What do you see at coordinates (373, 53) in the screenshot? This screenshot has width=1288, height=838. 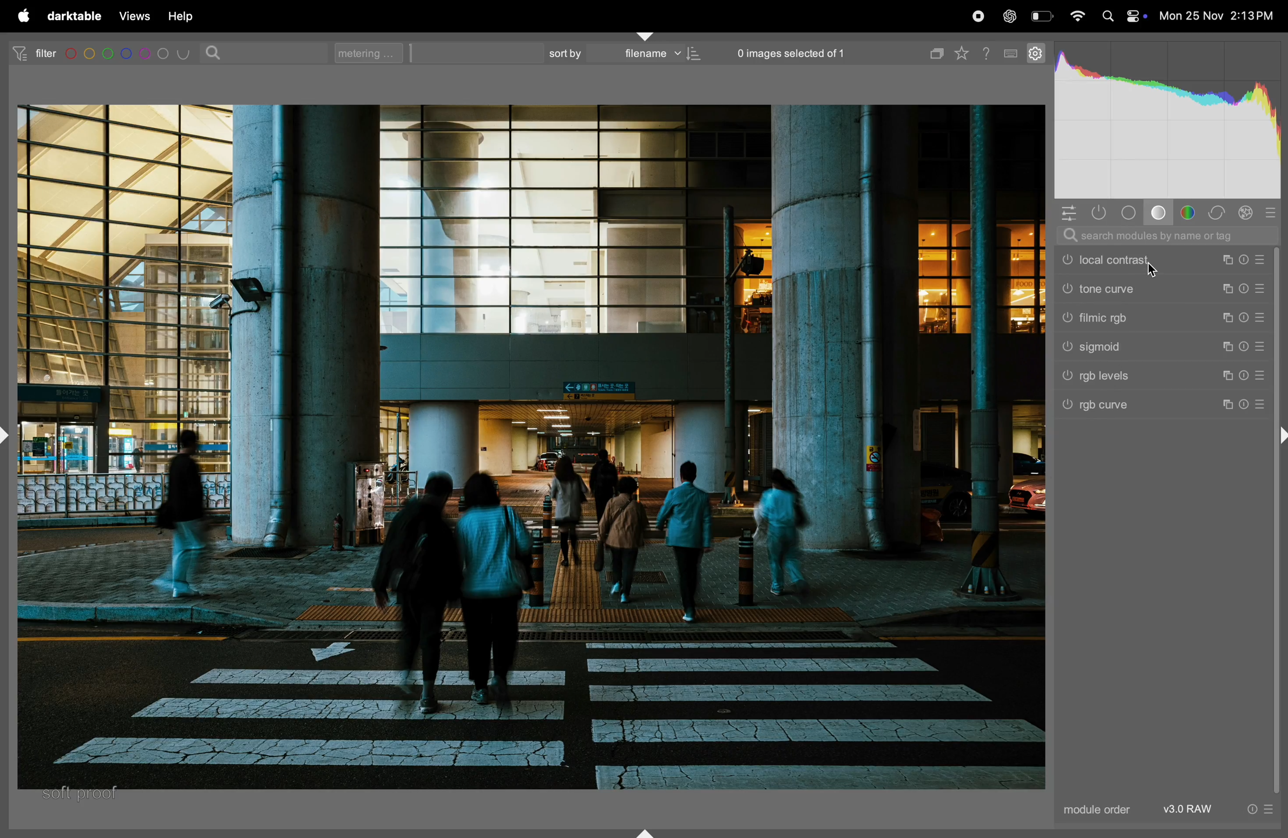 I see `metering` at bounding box center [373, 53].